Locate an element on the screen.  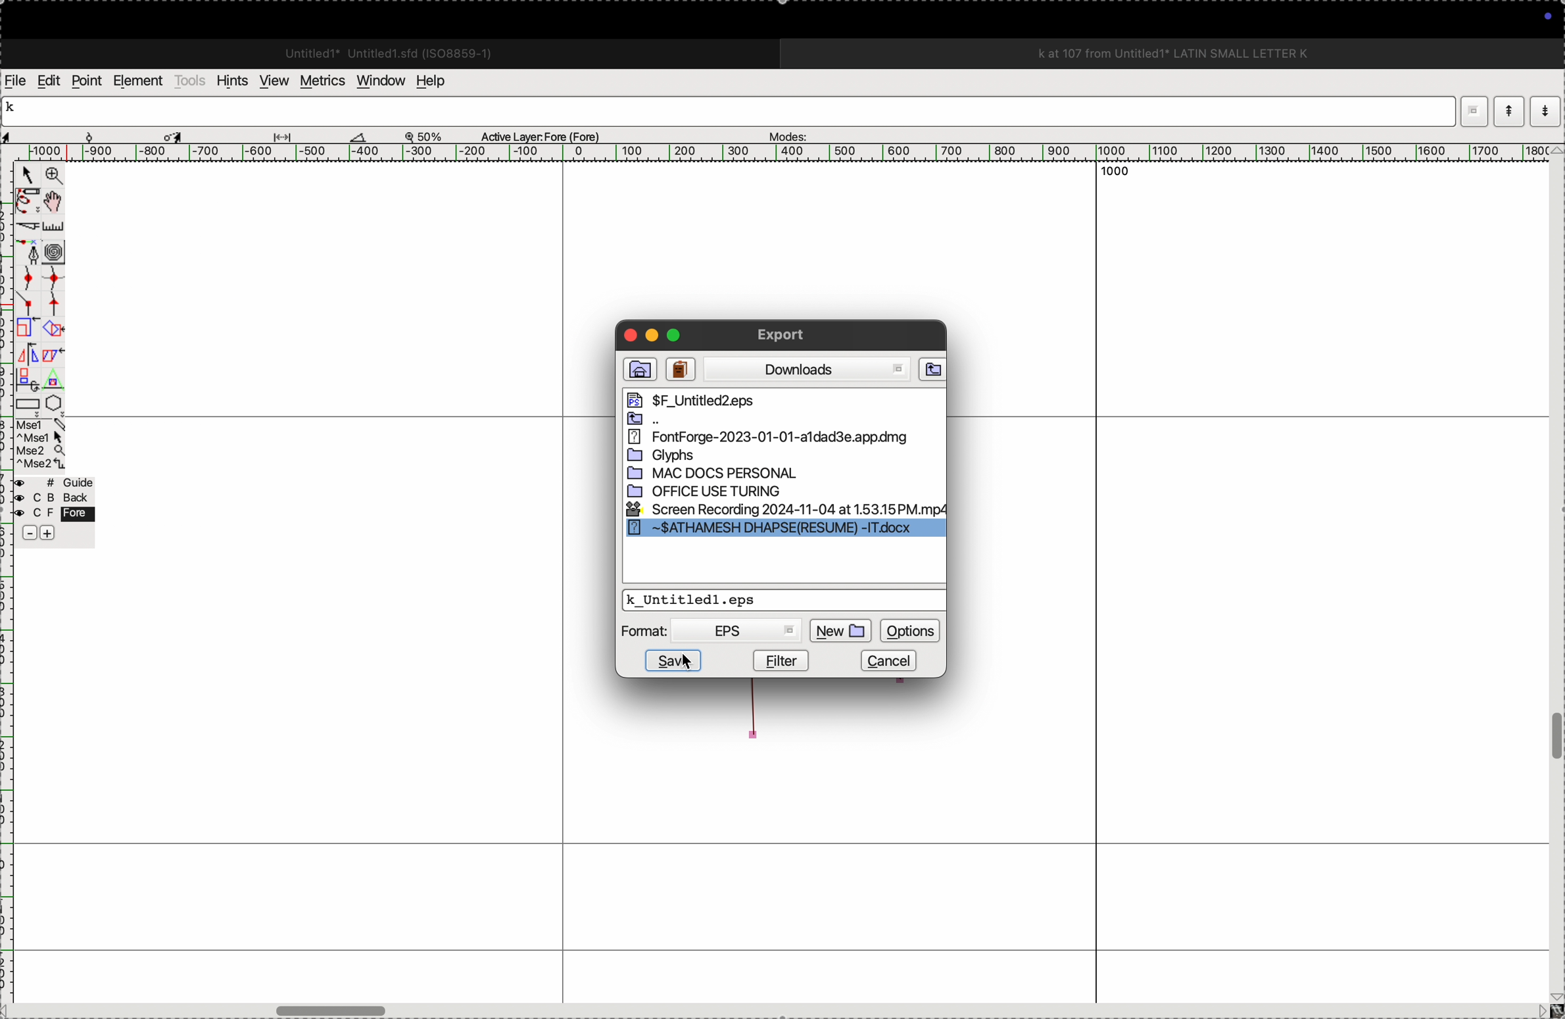
modes is located at coordinates (784, 133).